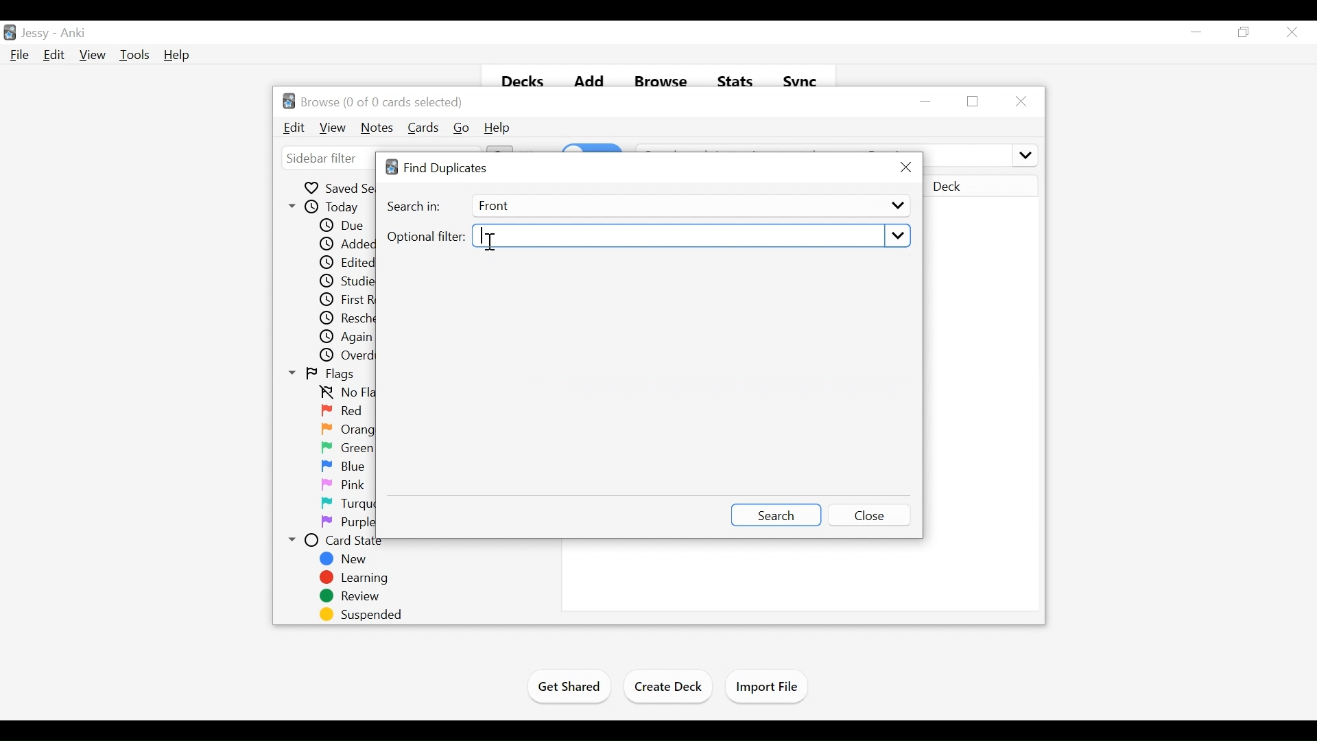 The image size is (1317, 741). What do you see at coordinates (1244, 32) in the screenshot?
I see `Restore` at bounding box center [1244, 32].